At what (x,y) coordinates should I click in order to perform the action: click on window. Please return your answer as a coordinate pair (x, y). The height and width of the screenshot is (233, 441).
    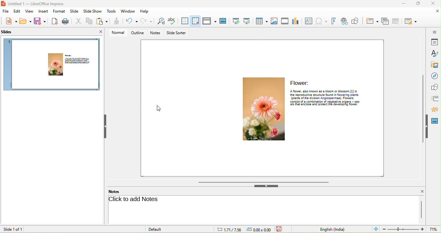
    Looking at the image, I should click on (128, 12).